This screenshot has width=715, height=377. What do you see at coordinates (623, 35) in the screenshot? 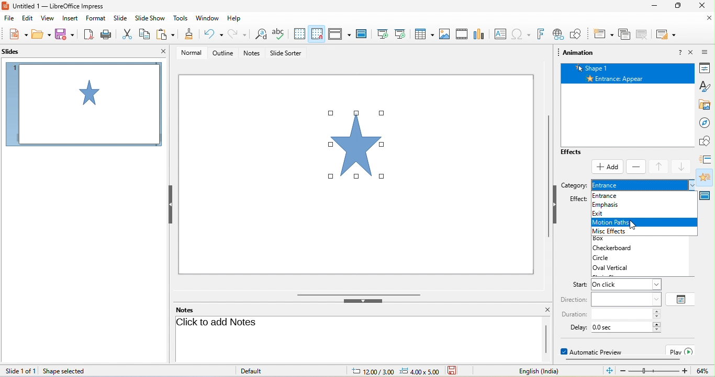
I see `delete slide` at bounding box center [623, 35].